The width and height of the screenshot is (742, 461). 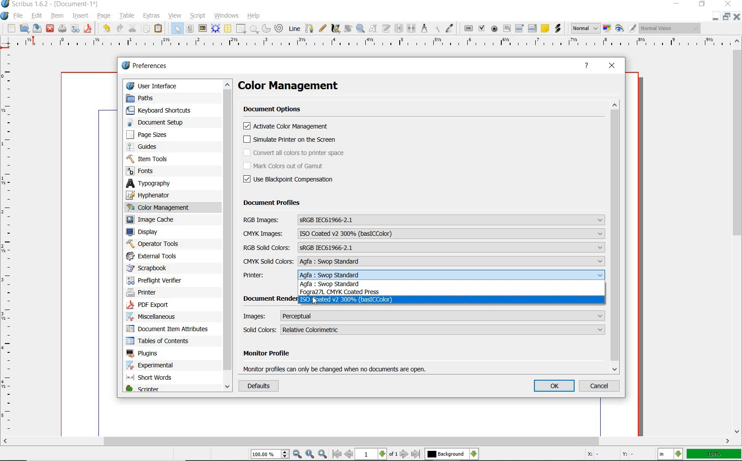 I want to click on close, so click(x=728, y=4).